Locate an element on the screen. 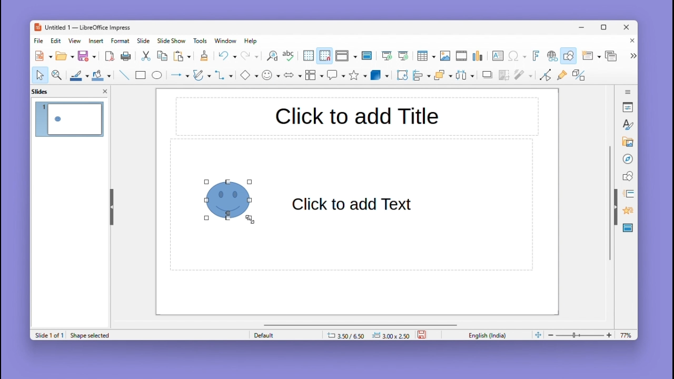  New slide is located at coordinates (591, 56).